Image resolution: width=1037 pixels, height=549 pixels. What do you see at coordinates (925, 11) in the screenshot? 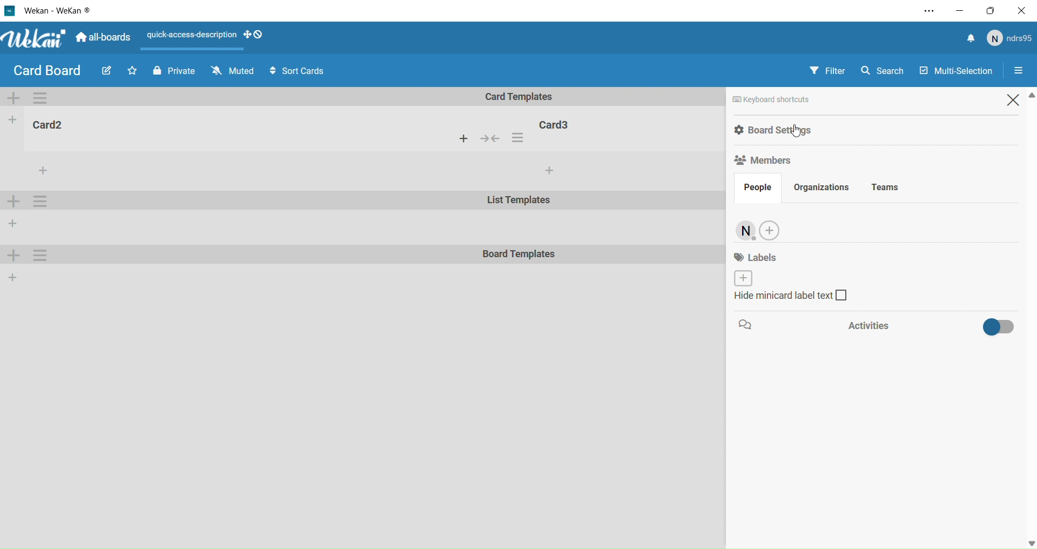
I see `Settings and more` at bounding box center [925, 11].